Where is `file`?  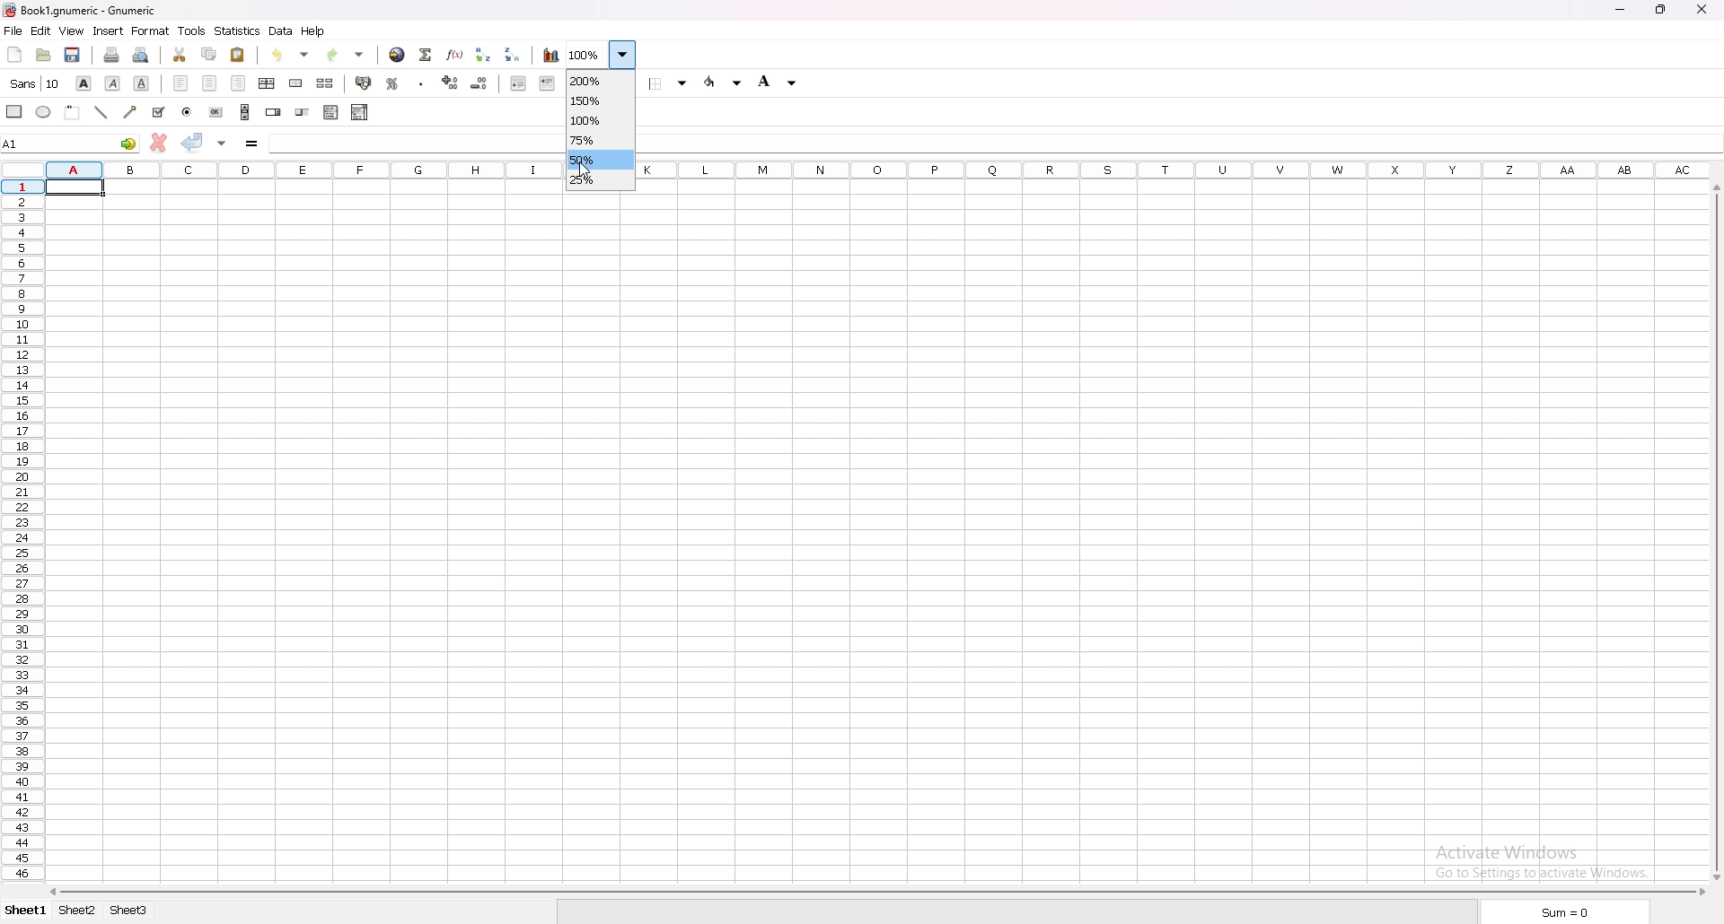 file is located at coordinates (14, 31).